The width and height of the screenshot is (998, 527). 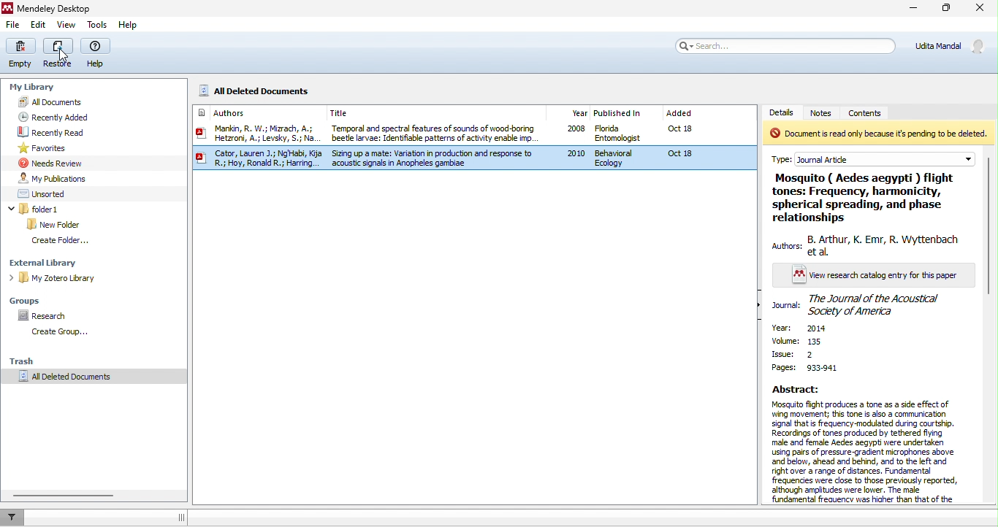 What do you see at coordinates (64, 101) in the screenshot?
I see `all documents` at bounding box center [64, 101].